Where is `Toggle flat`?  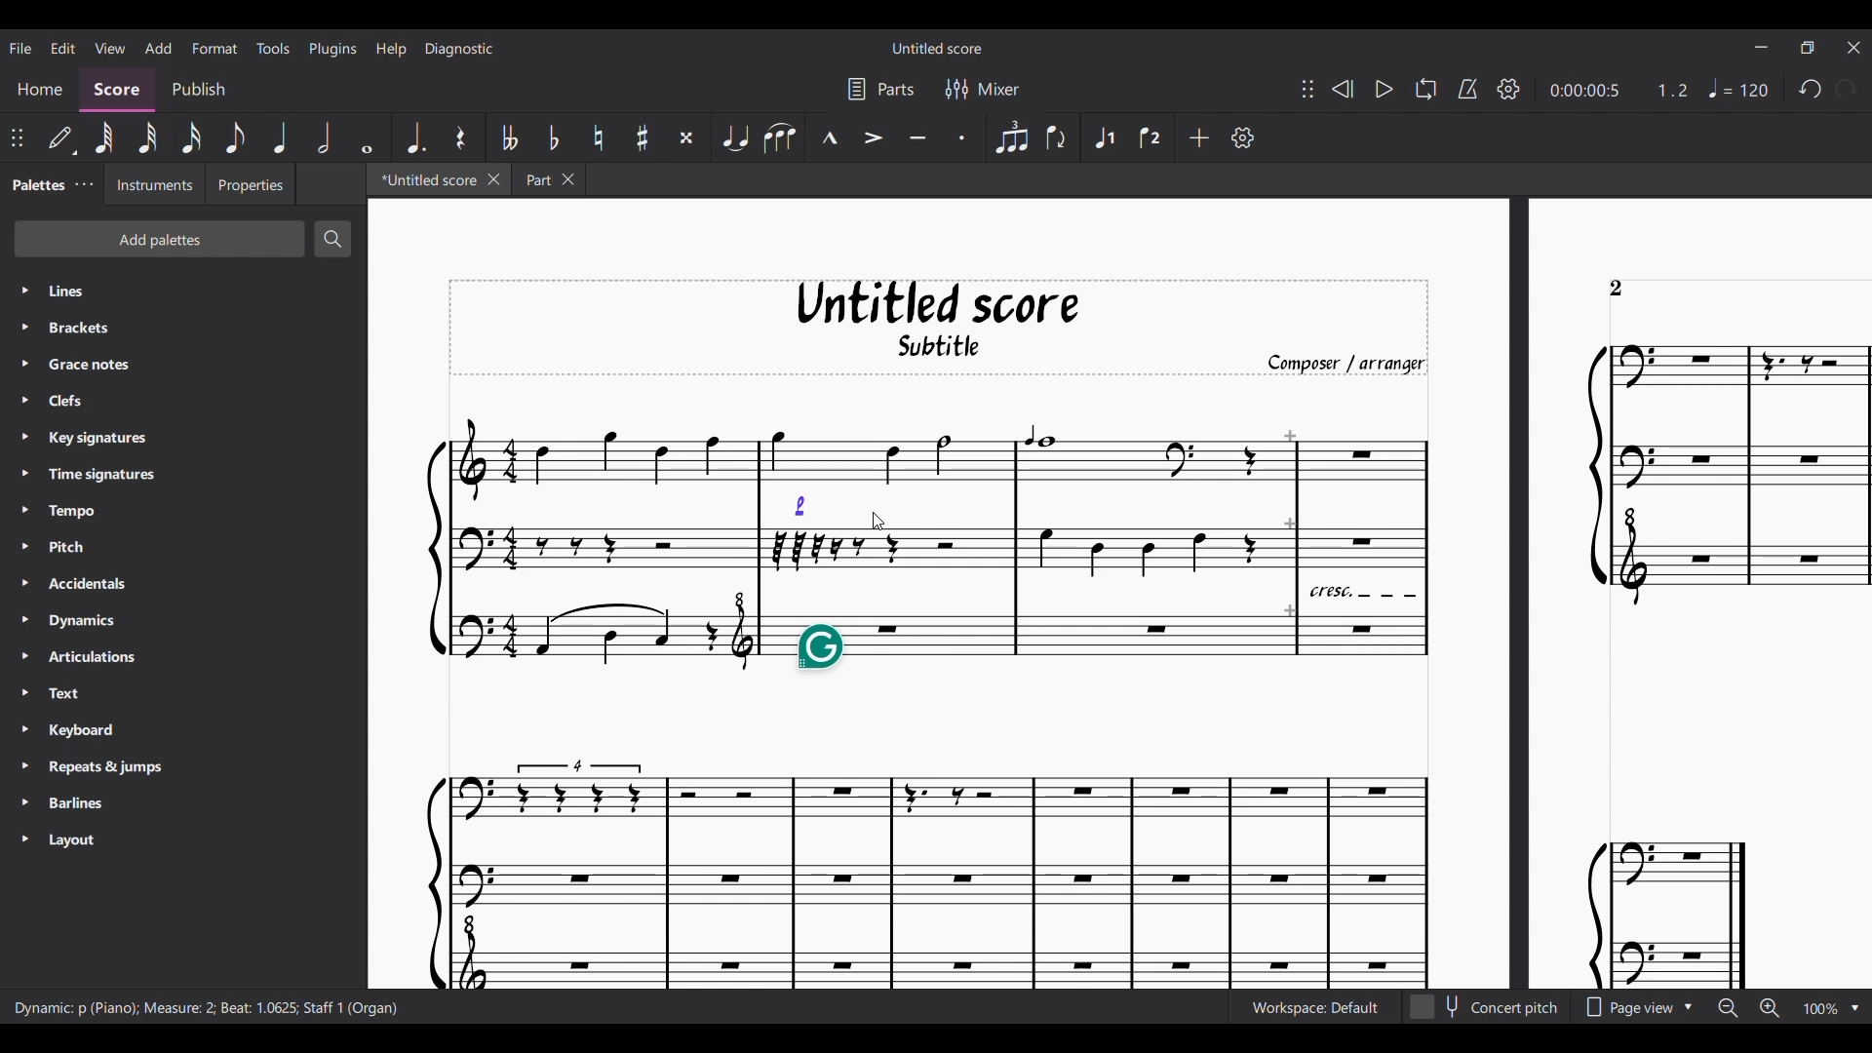 Toggle flat is located at coordinates (554, 136).